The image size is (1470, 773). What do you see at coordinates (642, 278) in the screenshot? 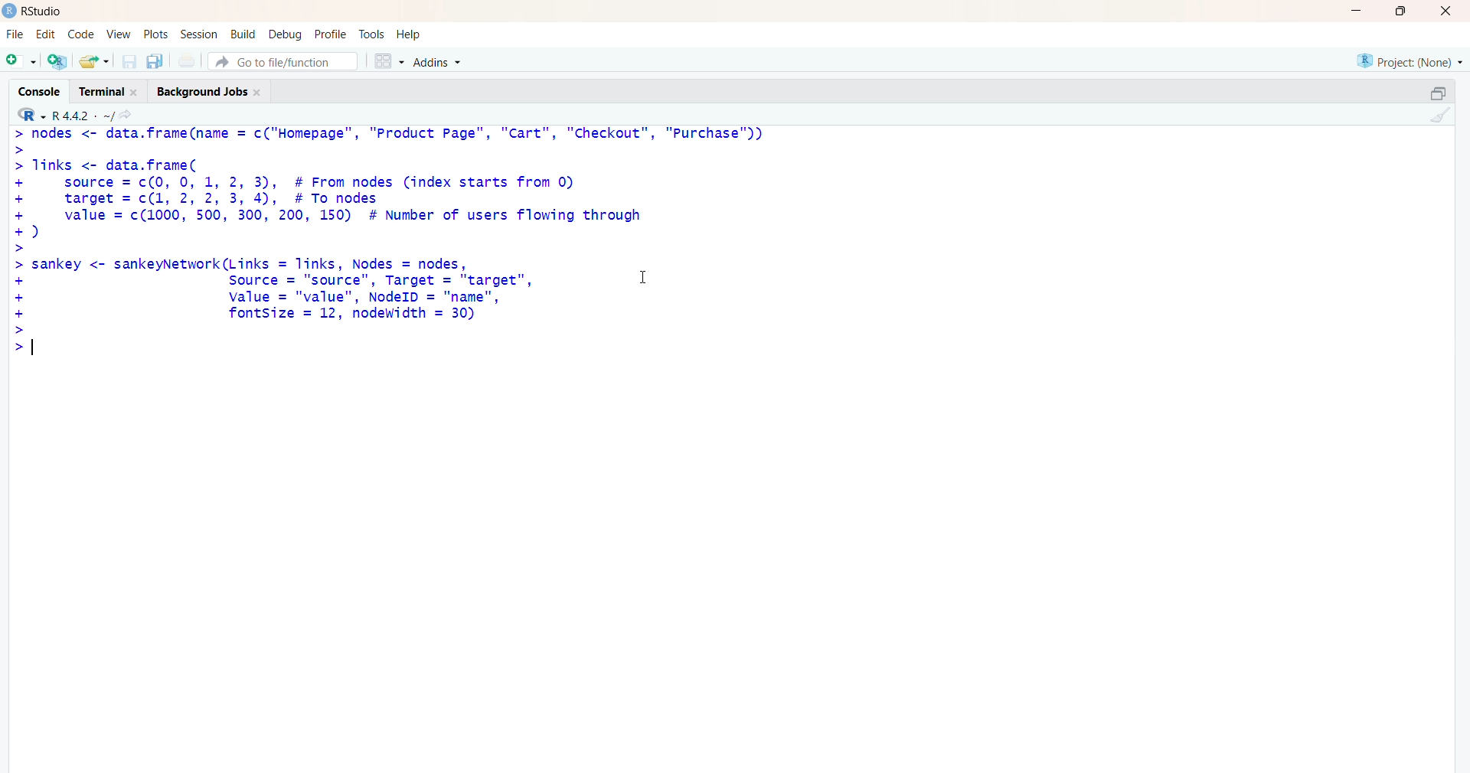
I see `cursor` at bounding box center [642, 278].